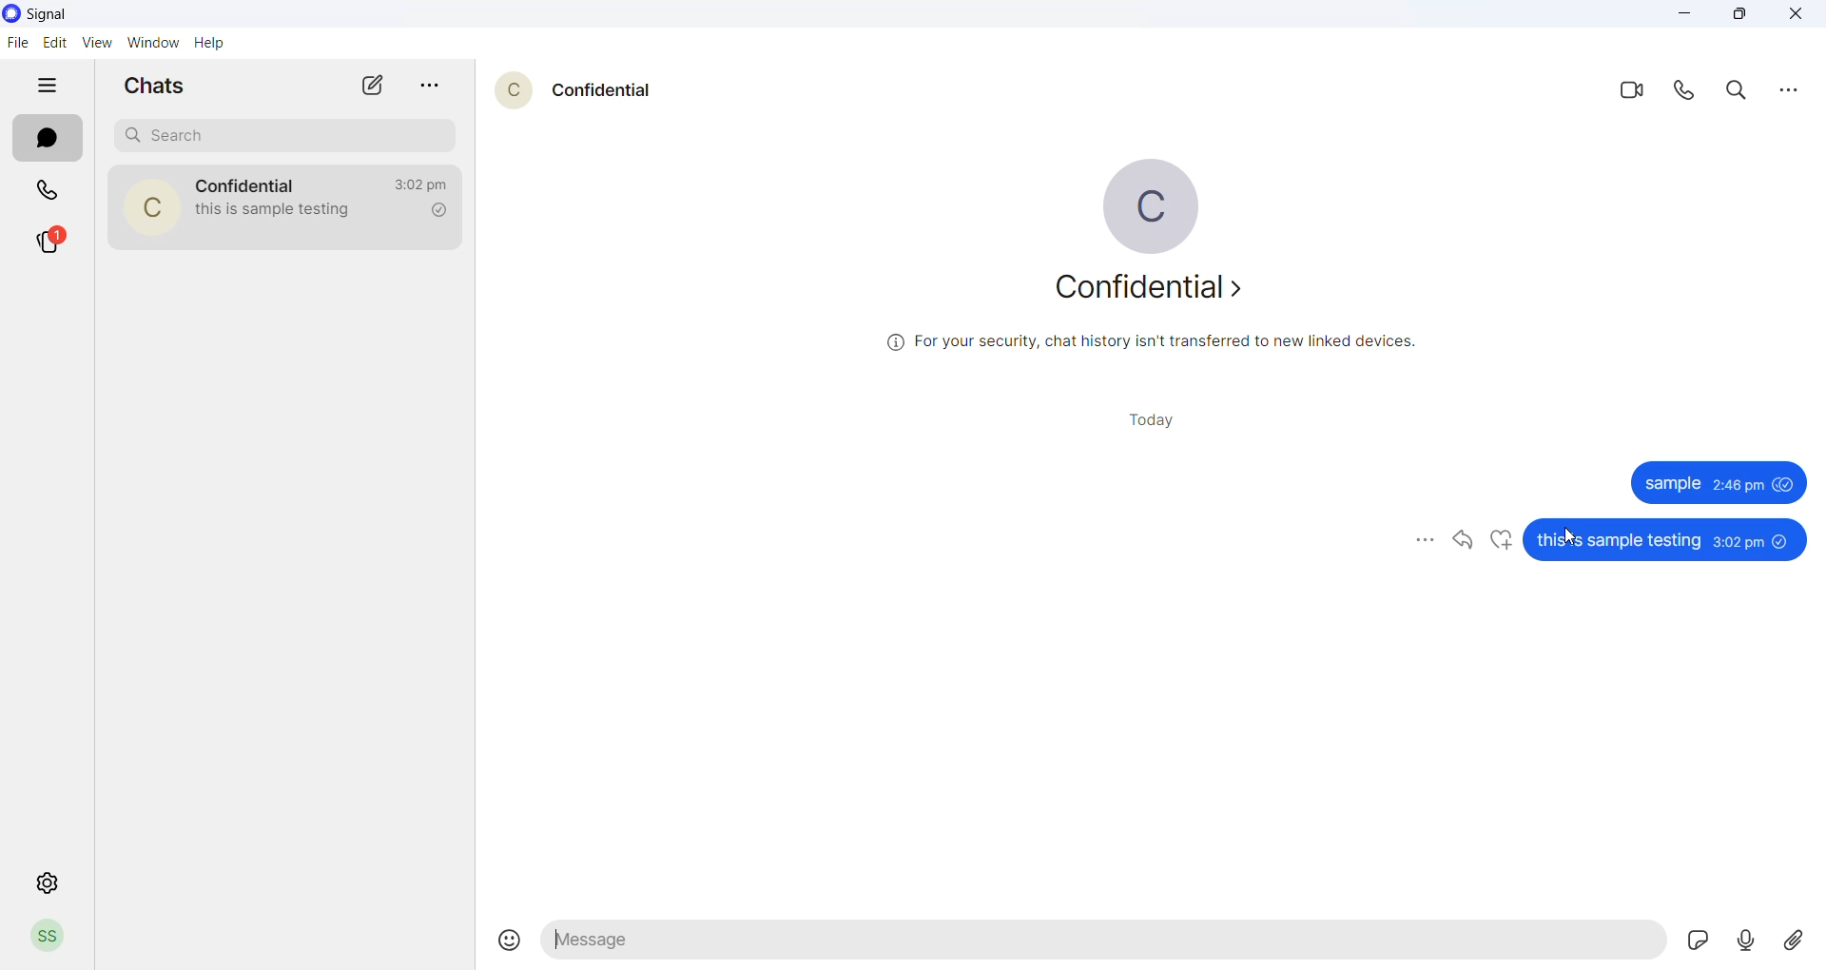  I want to click on application name and logo, so click(54, 13).